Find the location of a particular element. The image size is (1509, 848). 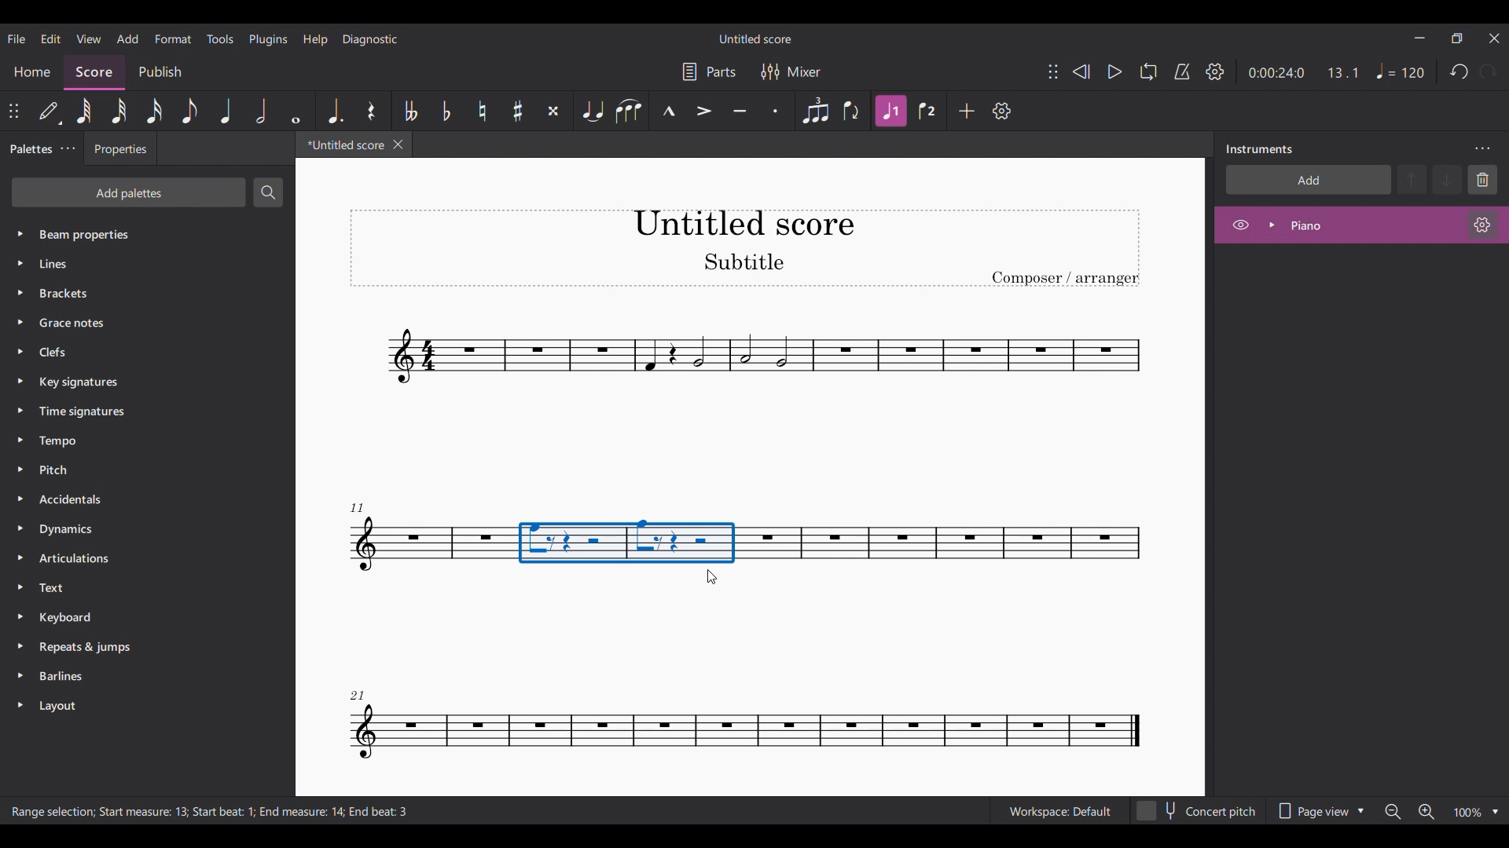

Voice 2 is located at coordinates (927, 111).